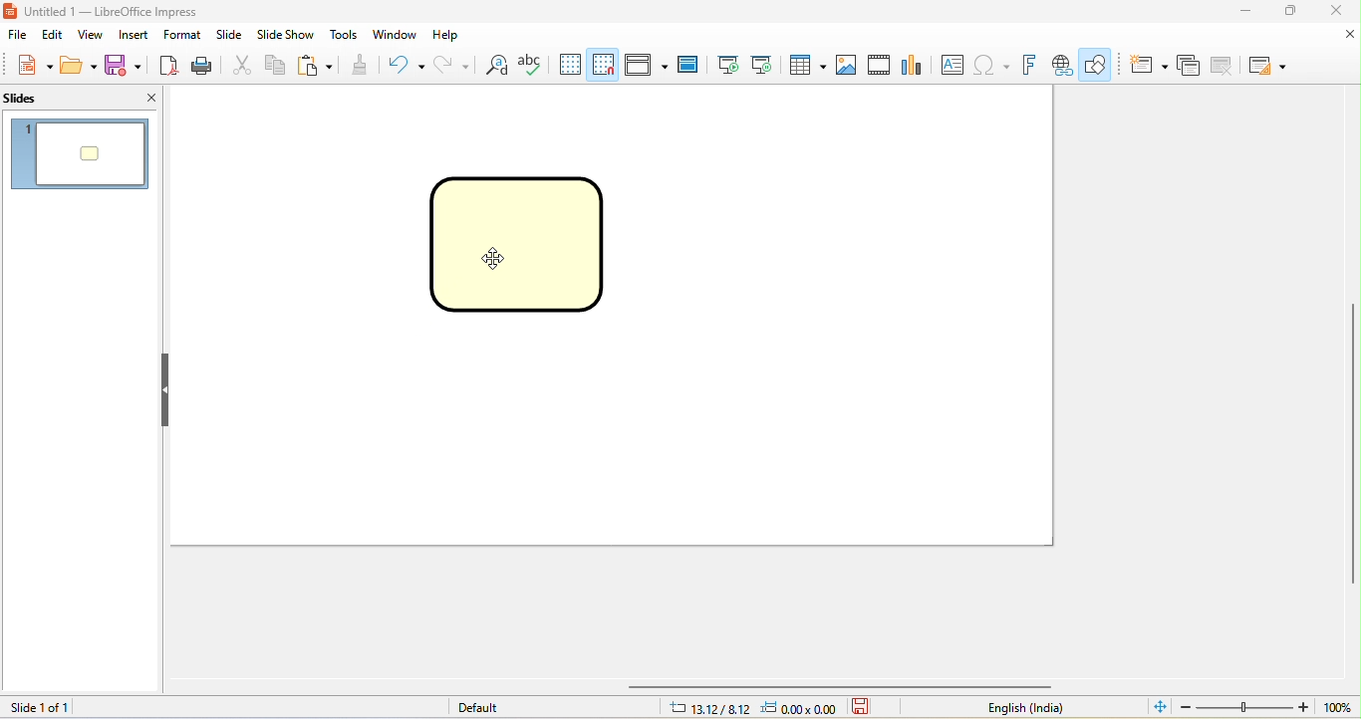 This screenshot has width=1361, height=719. What do you see at coordinates (139, 97) in the screenshot?
I see `close` at bounding box center [139, 97].